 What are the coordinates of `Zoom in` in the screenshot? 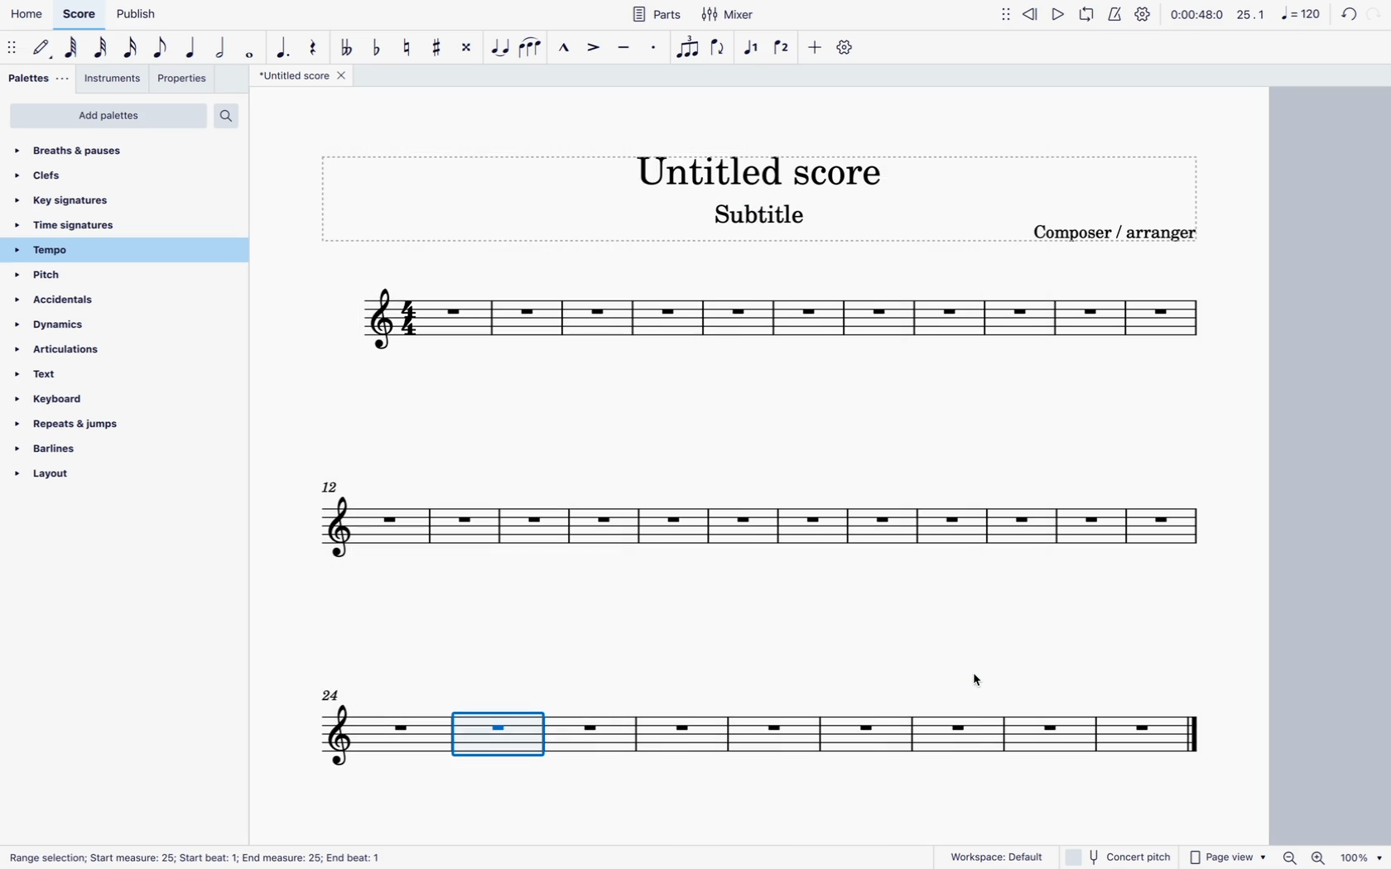 It's located at (1320, 857).